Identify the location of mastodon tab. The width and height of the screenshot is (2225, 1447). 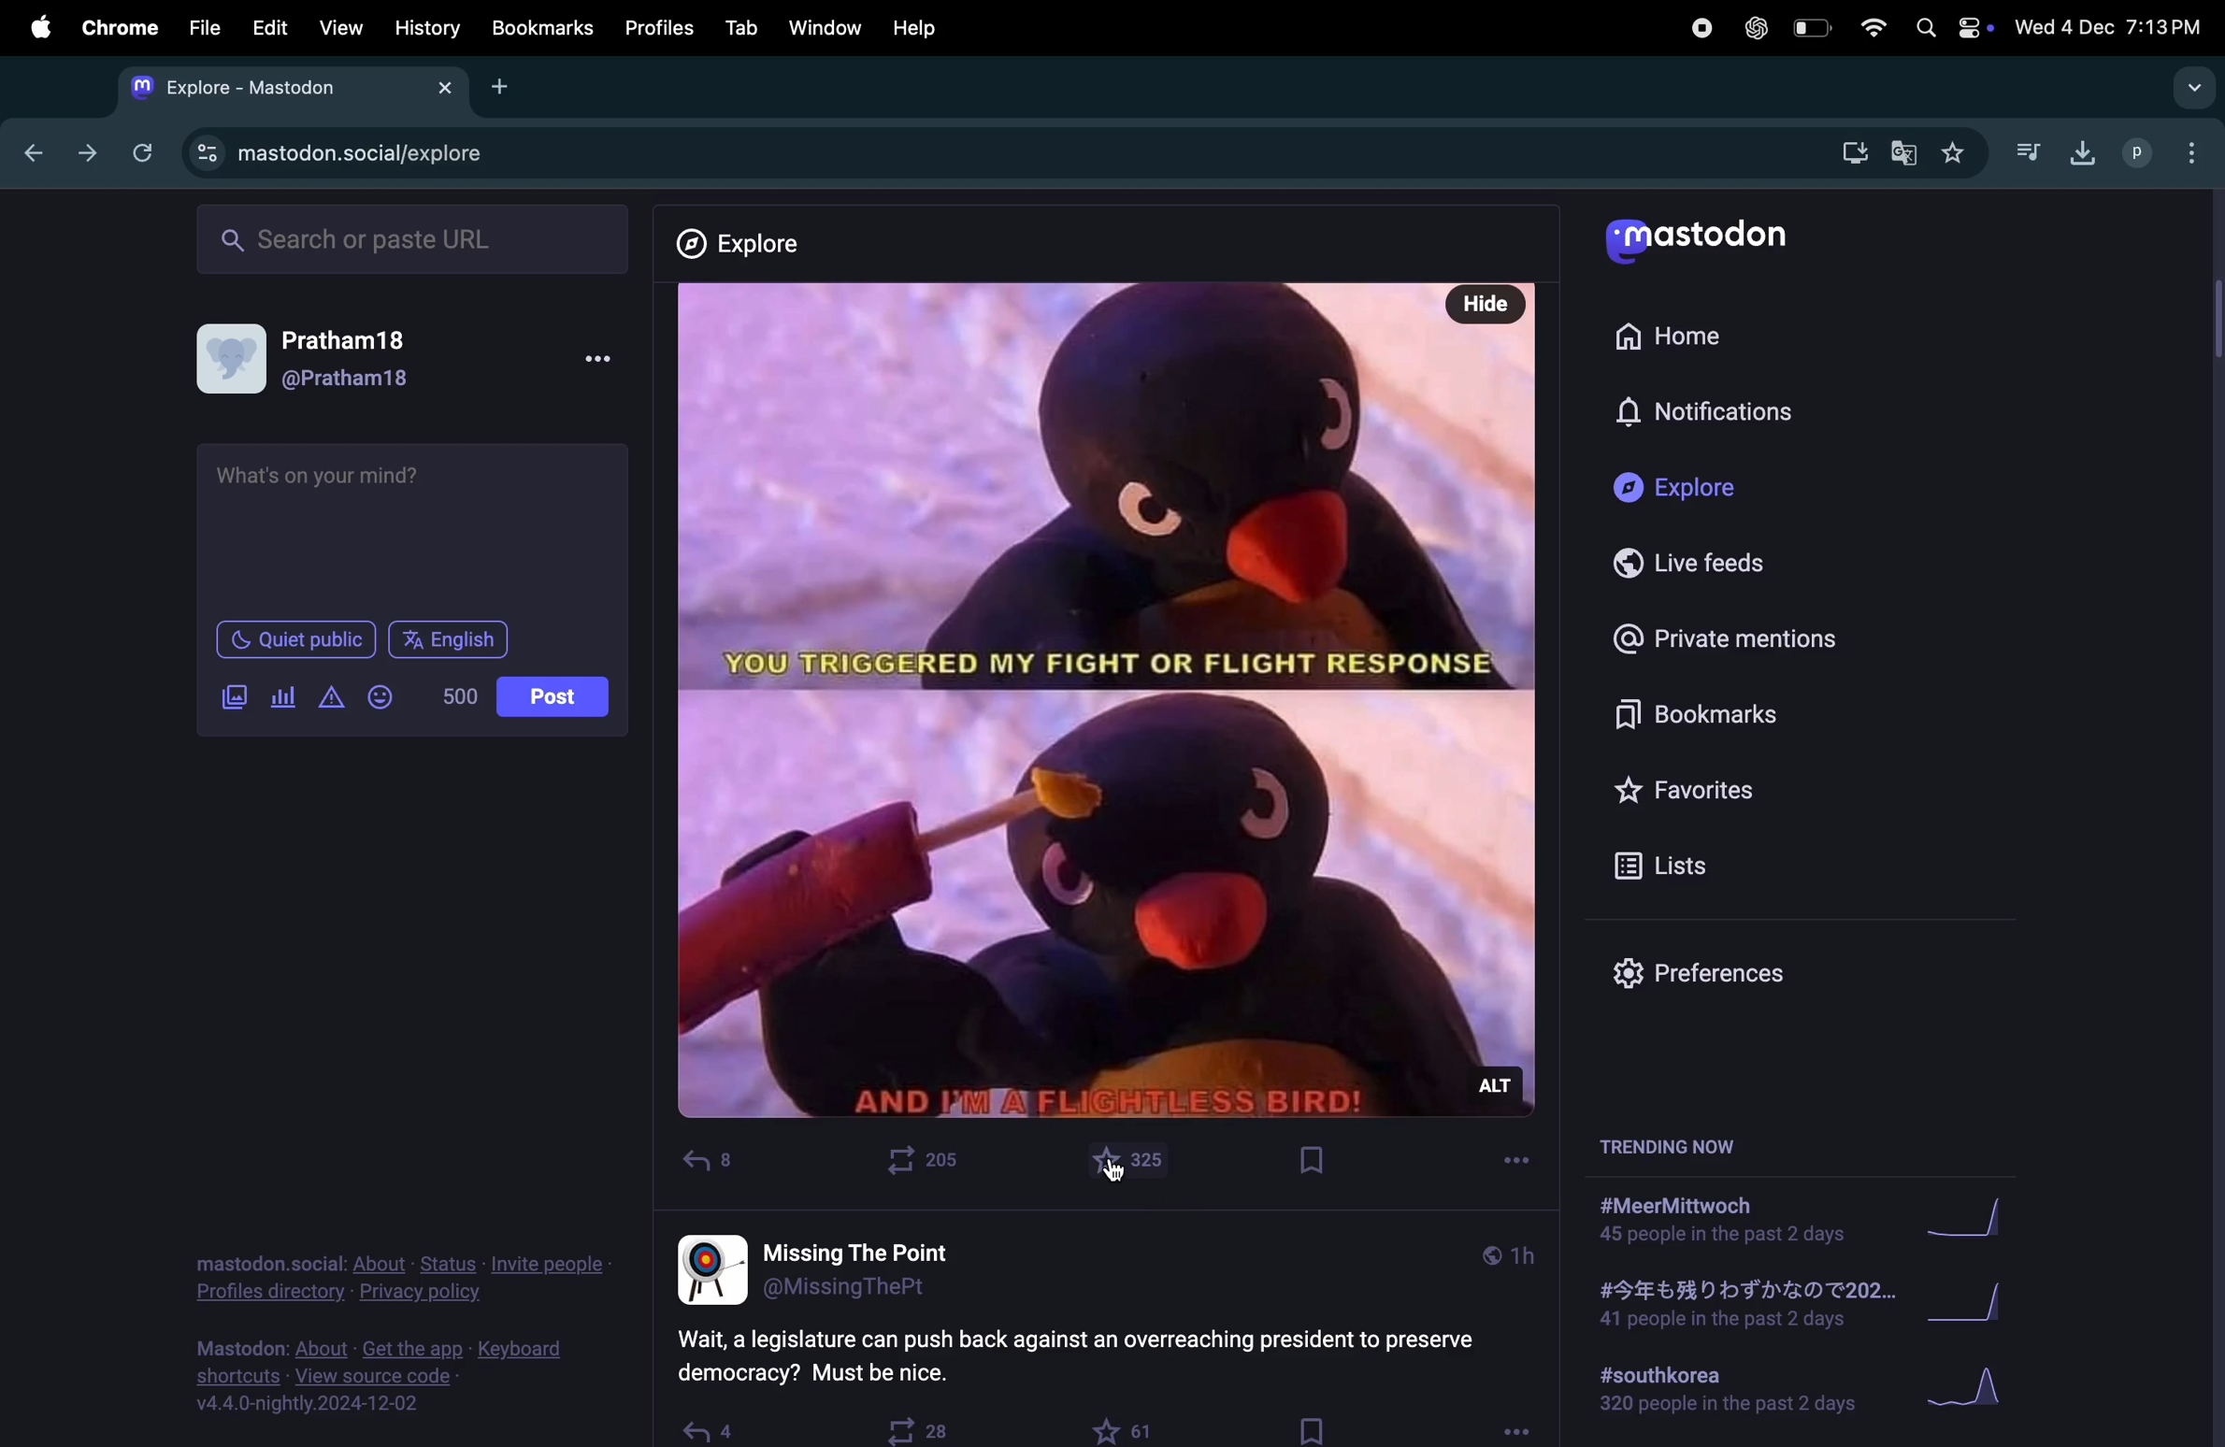
(288, 86).